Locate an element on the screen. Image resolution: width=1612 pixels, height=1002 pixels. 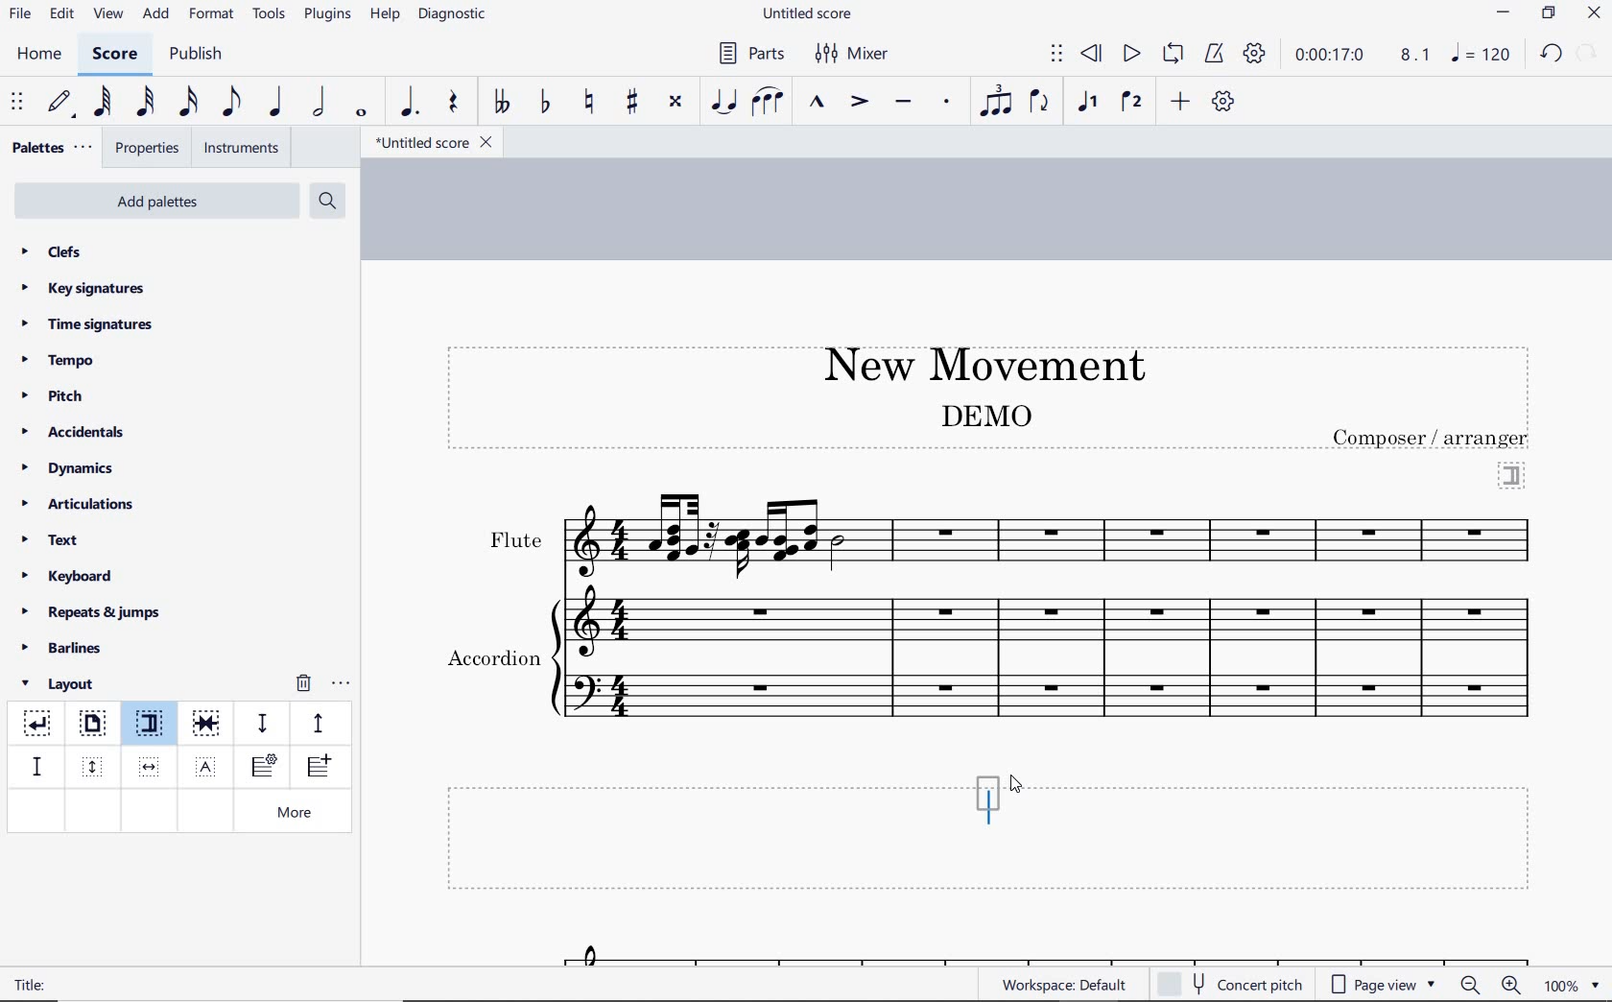
32nd note is located at coordinates (144, 103).